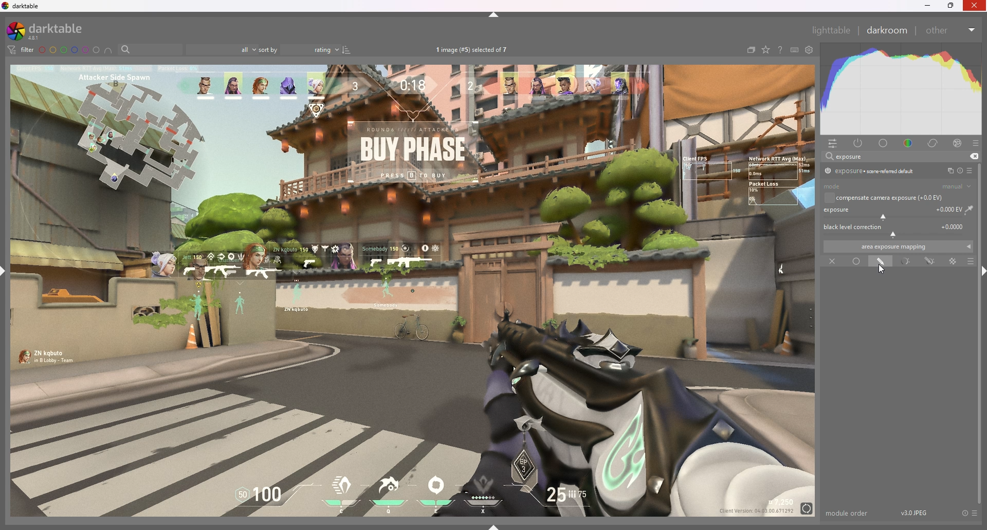 Image resolution: width=987 pixels, height=530 pixels. I want to click on presets, so click(971, 171).